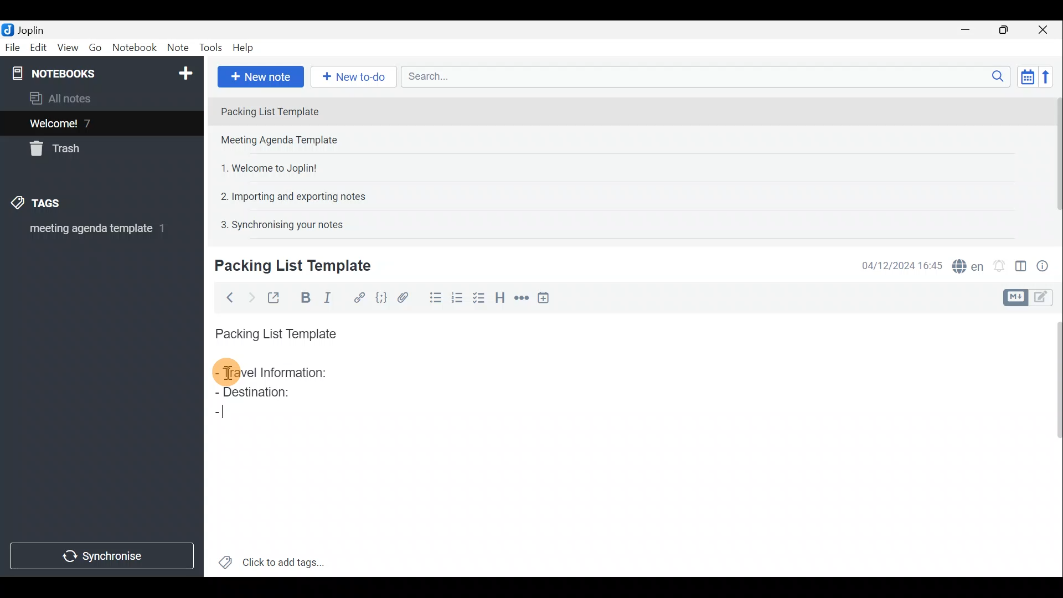  What do you see at coordinates (1052, 162) in the screenshot?
I see `Scroll bar` at bounding box center [1052, 162].